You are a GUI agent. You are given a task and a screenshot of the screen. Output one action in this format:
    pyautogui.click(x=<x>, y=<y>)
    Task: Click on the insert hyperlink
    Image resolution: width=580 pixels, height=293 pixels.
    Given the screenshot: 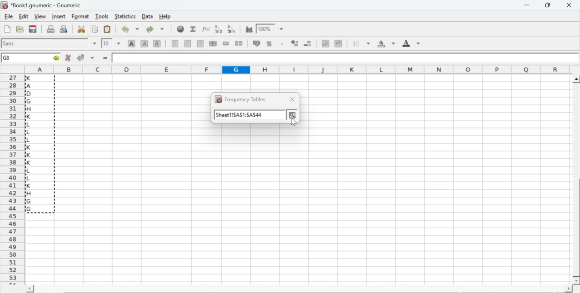 What is the action you would take?
    pyautogui.click(x=181, y=29)
    